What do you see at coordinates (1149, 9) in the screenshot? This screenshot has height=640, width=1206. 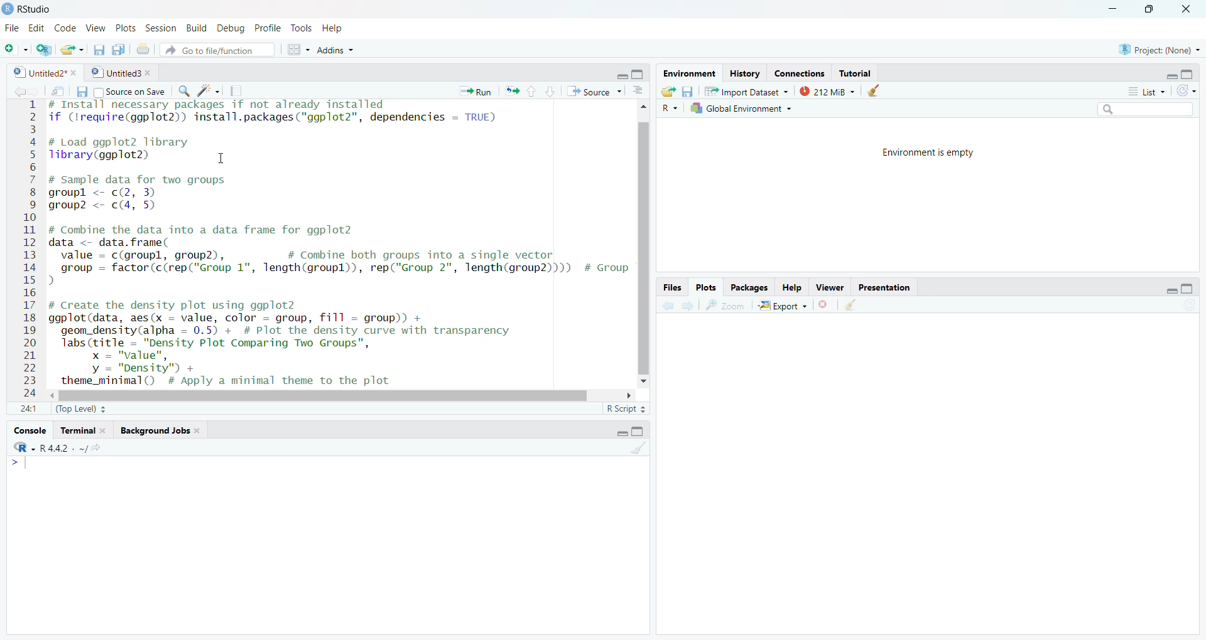 I see `maximize` at bounding box center [1149, 9].